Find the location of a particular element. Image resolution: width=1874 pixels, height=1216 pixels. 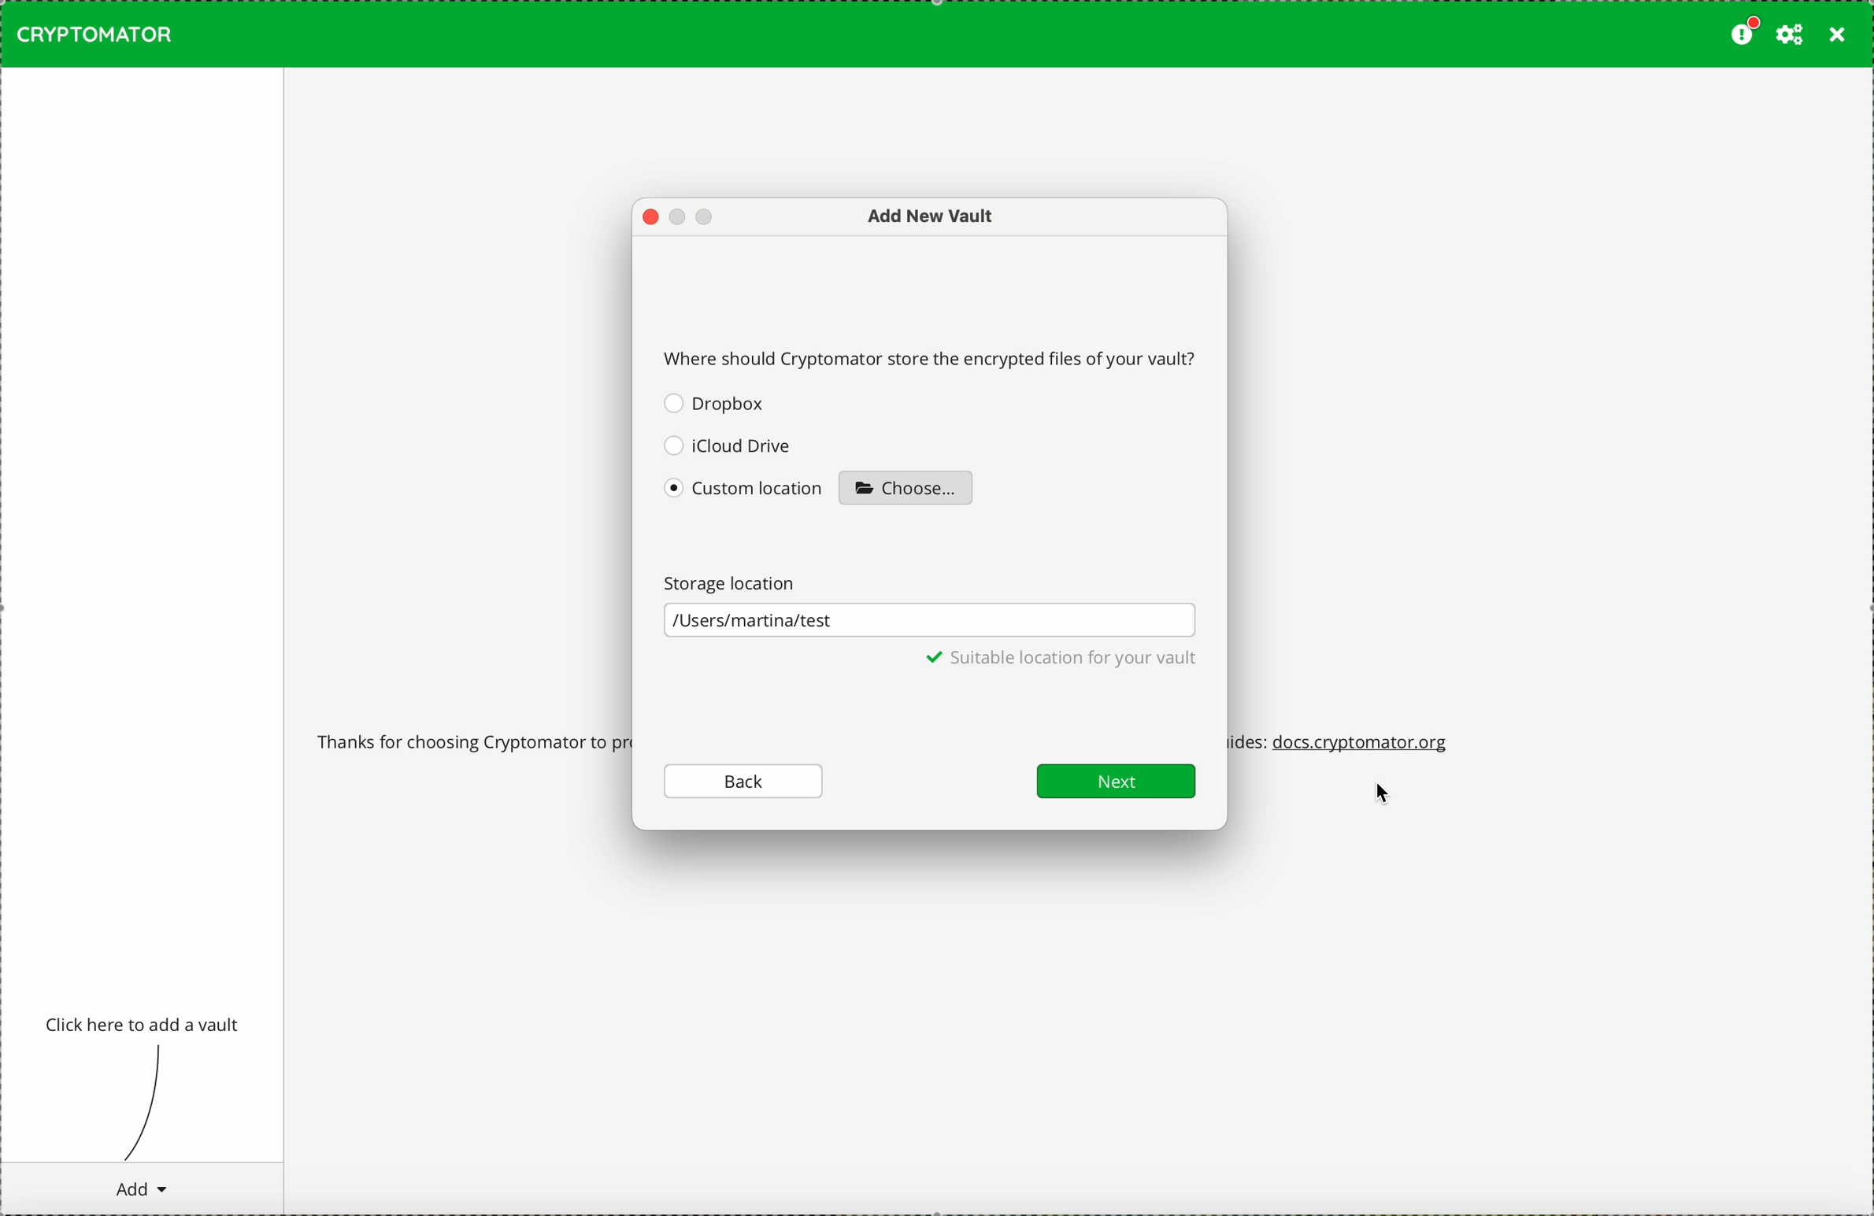

cursor is located at coordinates (1388, 796).